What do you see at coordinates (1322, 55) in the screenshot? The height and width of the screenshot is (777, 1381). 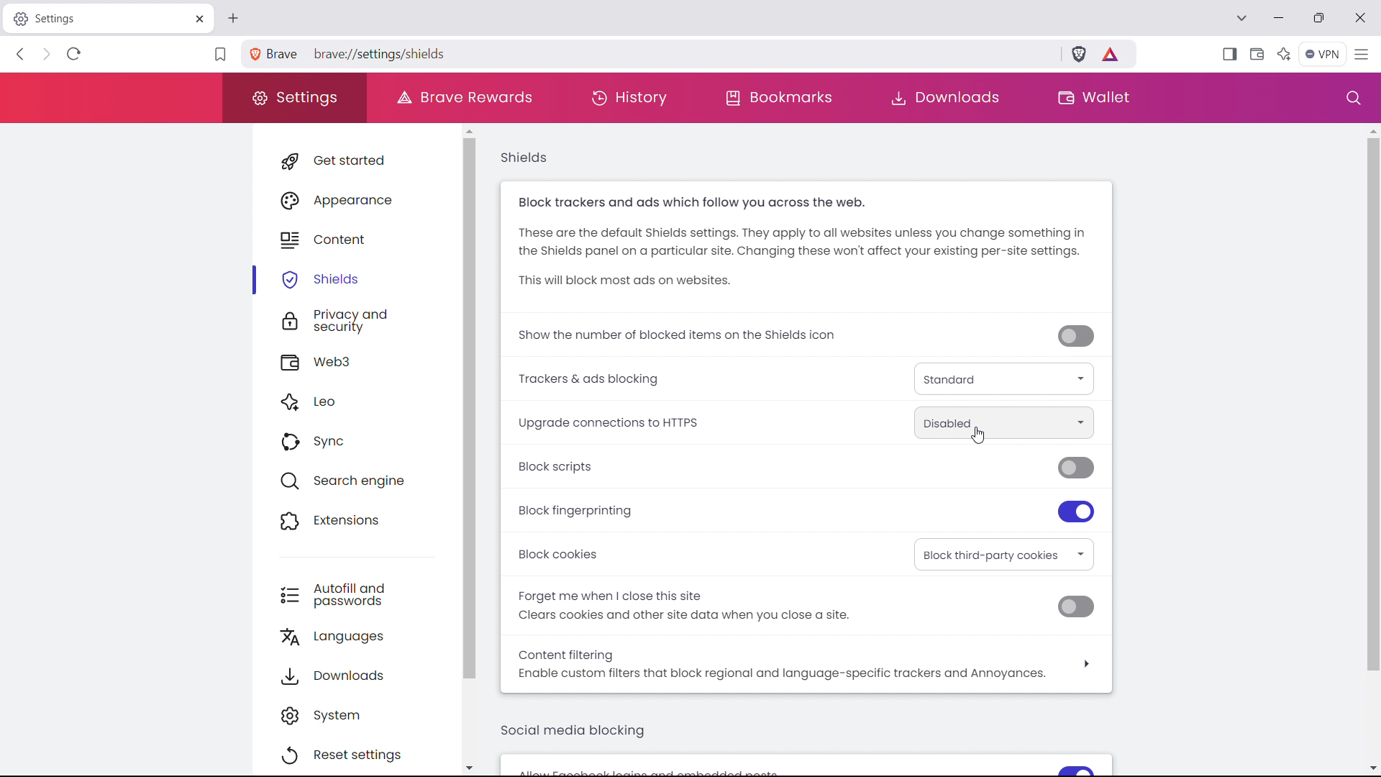 I see `vpn` at bounding box center [1322, 55].